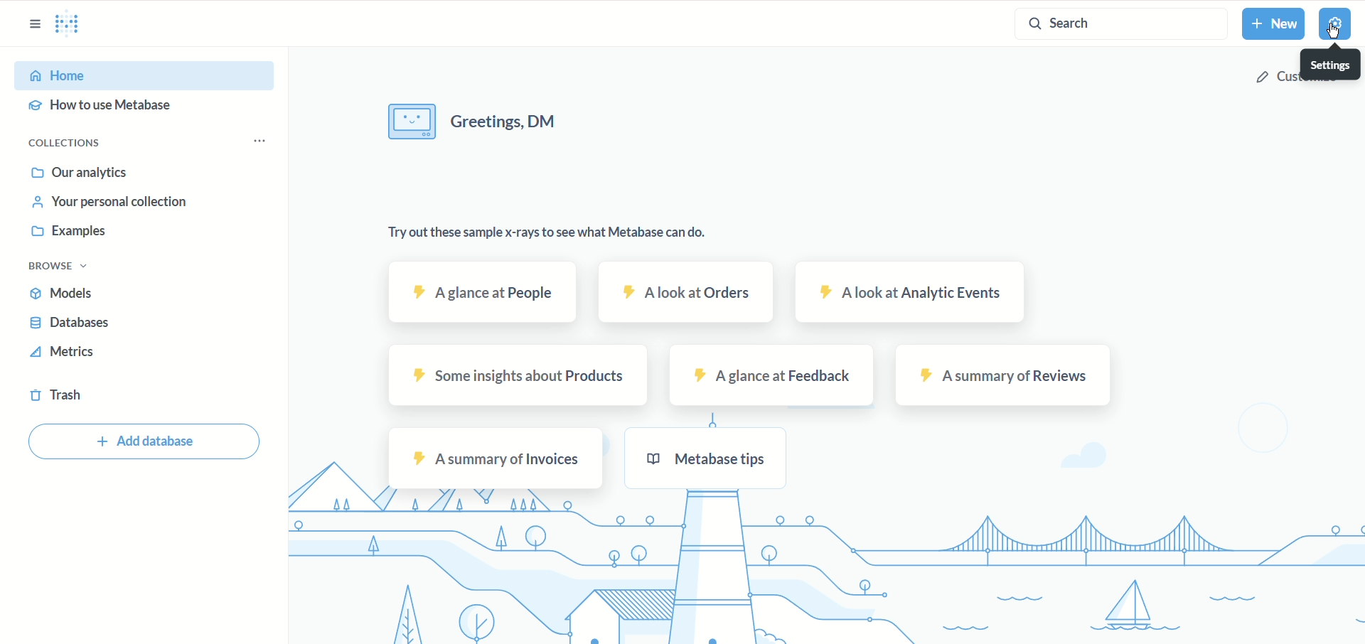 The height and width of the screenshot is (644, 1365). I want to click on Trash, so click(113, 396).